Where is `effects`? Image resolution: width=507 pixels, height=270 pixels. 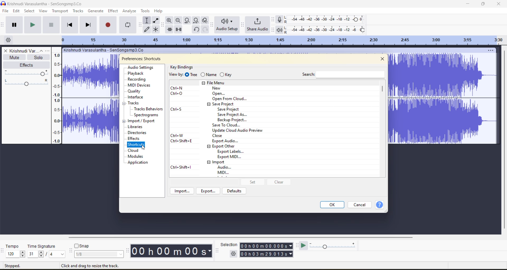 effects is located at coordinates (139, 139).